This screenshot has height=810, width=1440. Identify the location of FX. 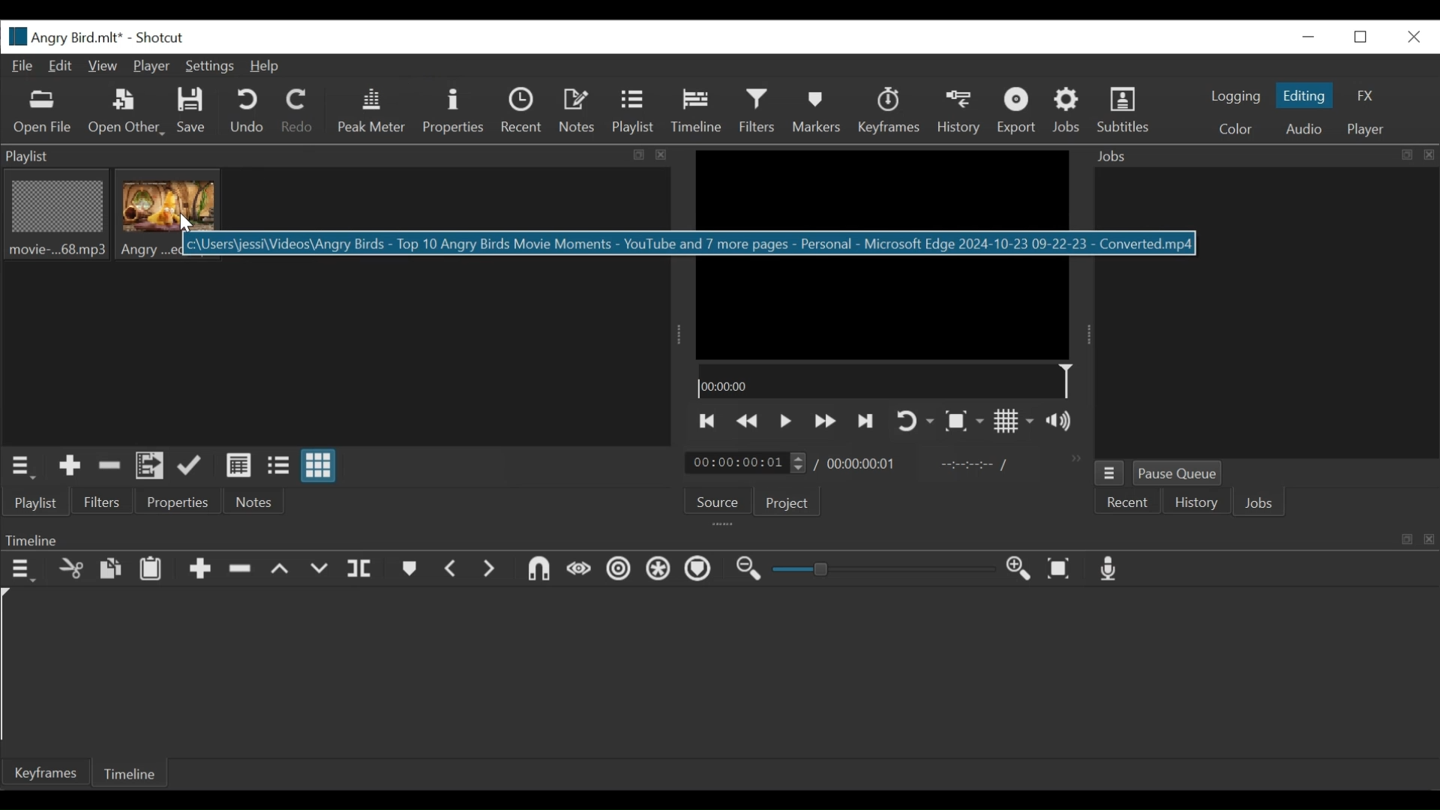
(1367, 95).